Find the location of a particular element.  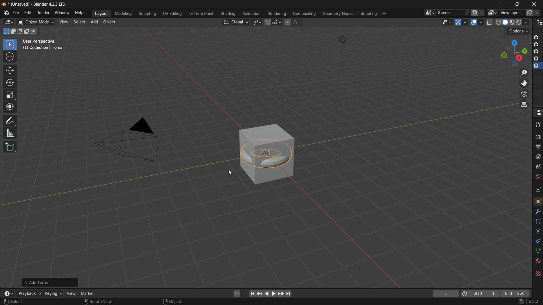

select new selection is located at coordinates (5, 31).